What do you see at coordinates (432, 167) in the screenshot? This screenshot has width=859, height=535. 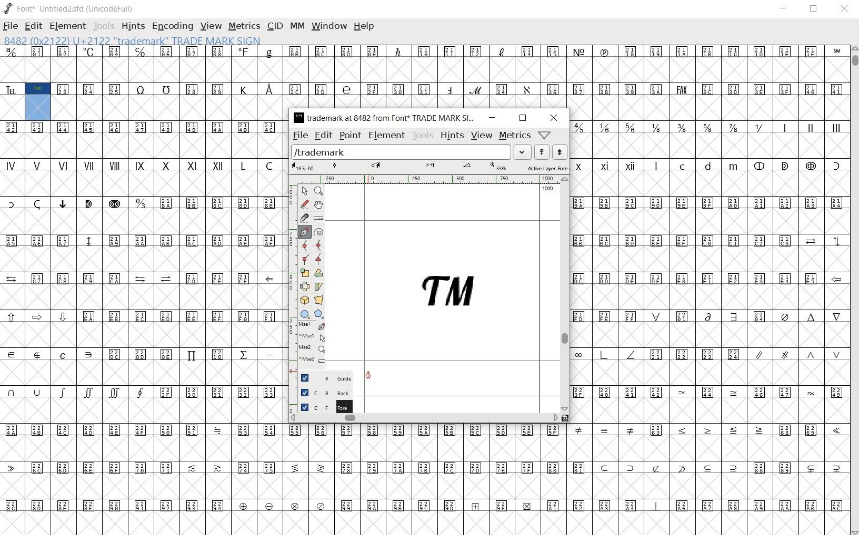 I see `active layer: foreground` at bounding box center [432, 167].